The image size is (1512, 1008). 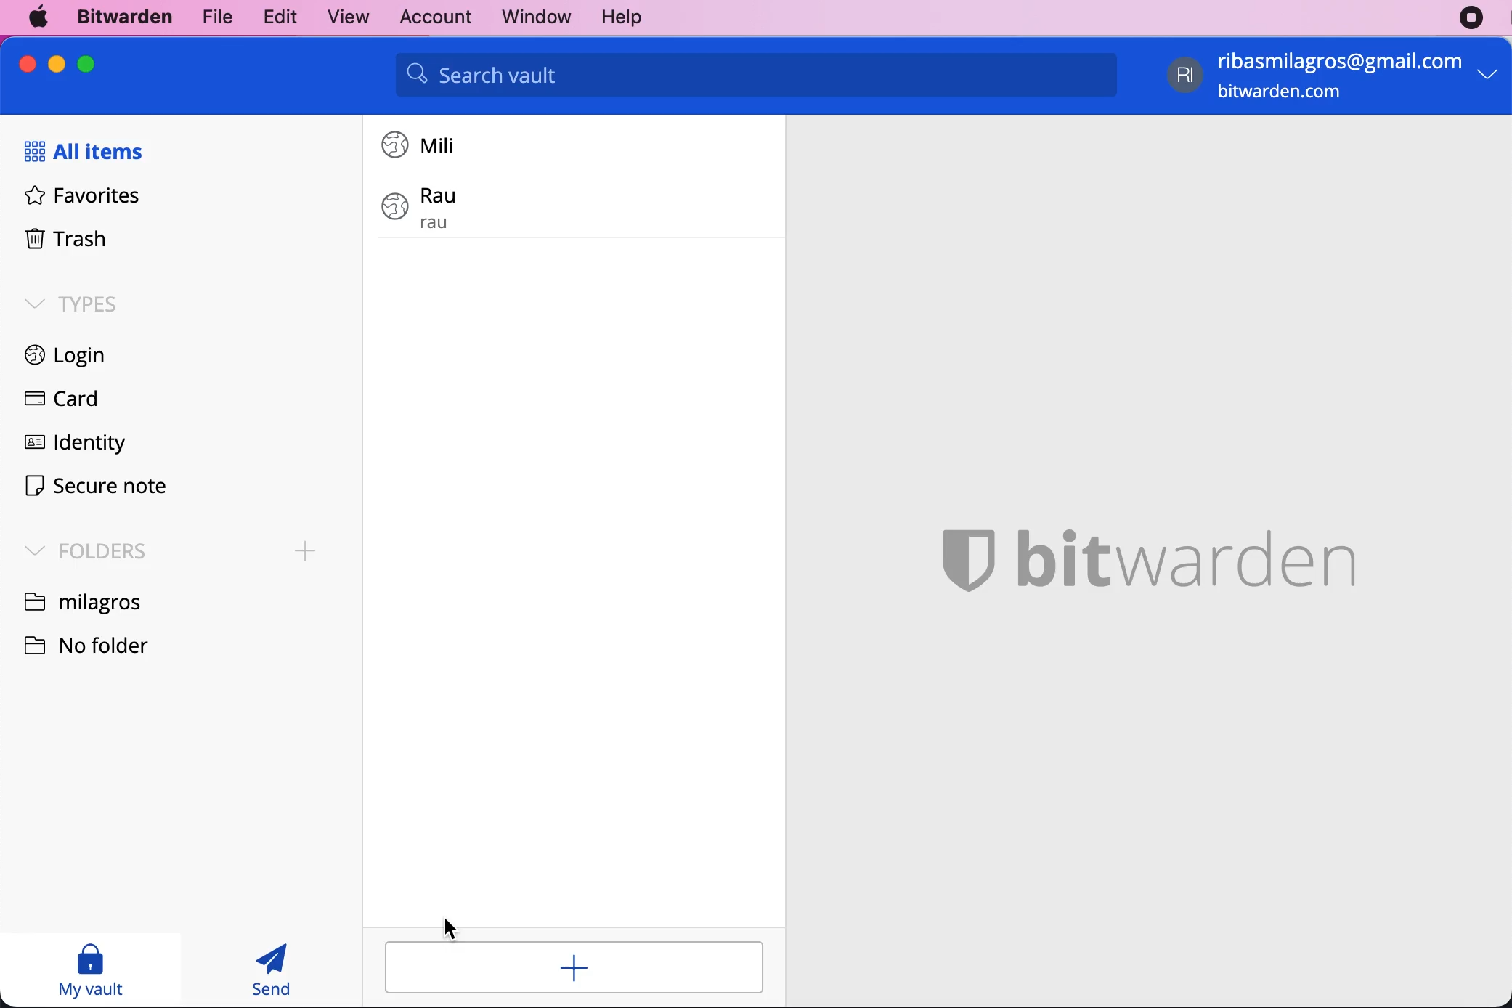 I want to click on all items, so click(x=90, y=153).